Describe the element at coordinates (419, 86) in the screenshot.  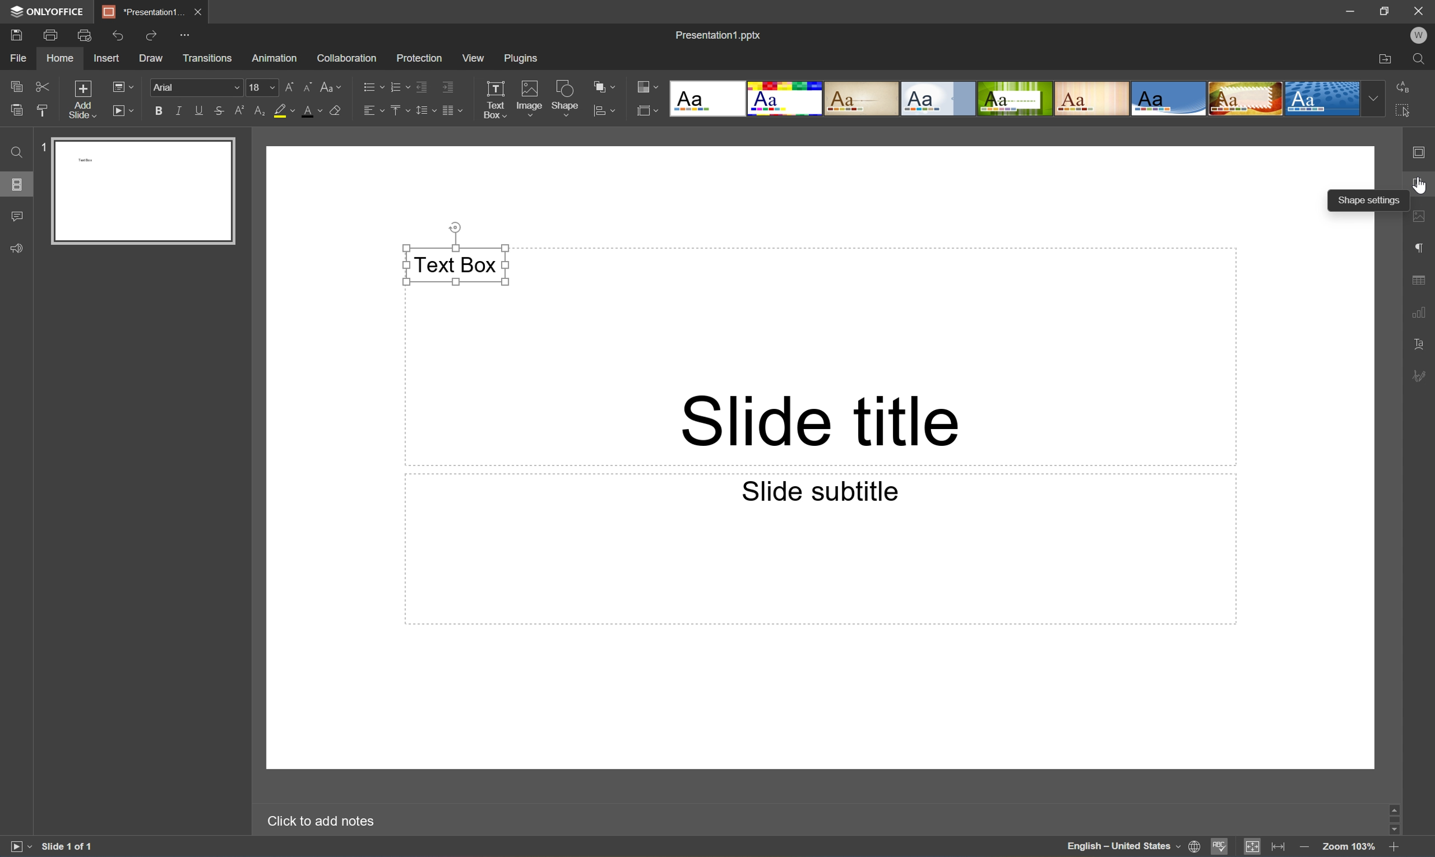
I see `Decrease indent` at that location.